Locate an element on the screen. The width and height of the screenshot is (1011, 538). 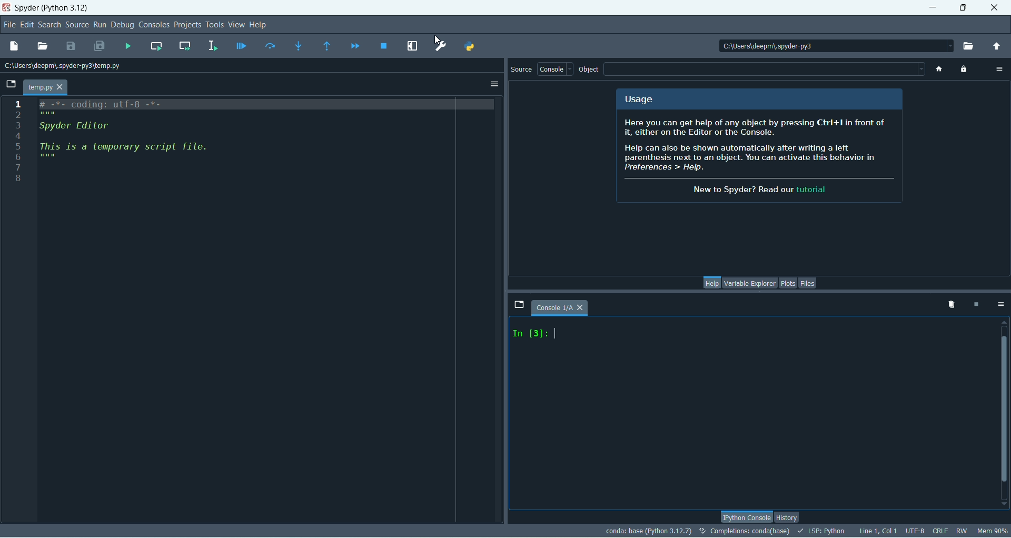
usage is located at coordinates (639, 101).